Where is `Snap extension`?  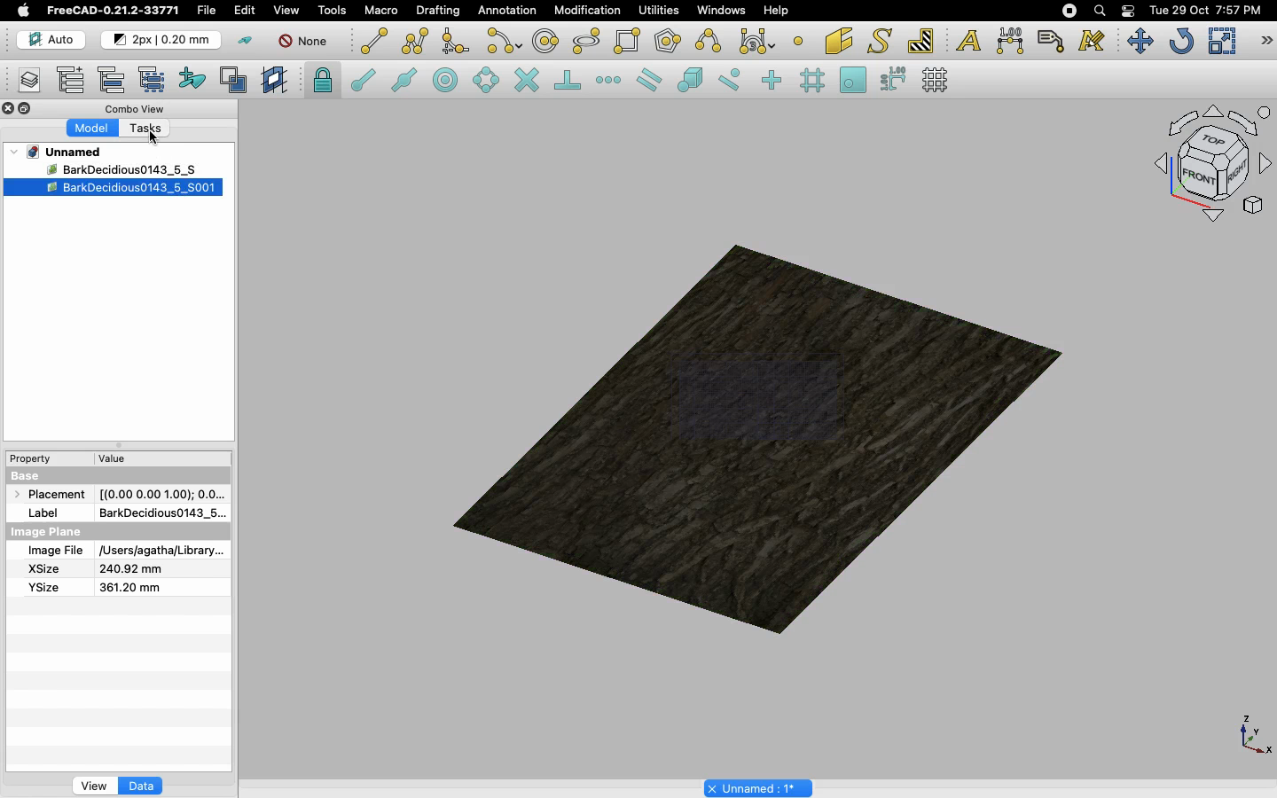 Snap extension is located at coordinates (610, 81).